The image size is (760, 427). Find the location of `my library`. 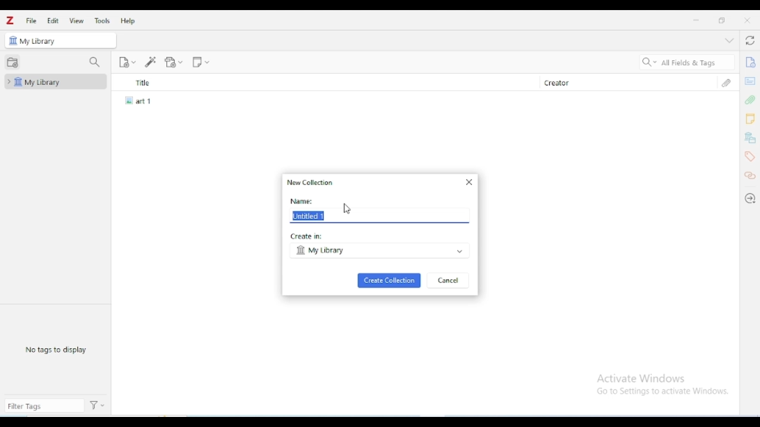

my library is located at coordinates (56, 82).